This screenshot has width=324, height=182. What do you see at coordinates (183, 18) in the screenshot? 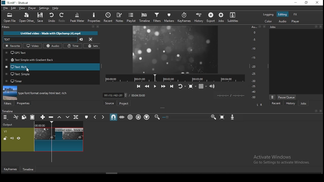
I see `keyframes` at bounding box center [183, 18].